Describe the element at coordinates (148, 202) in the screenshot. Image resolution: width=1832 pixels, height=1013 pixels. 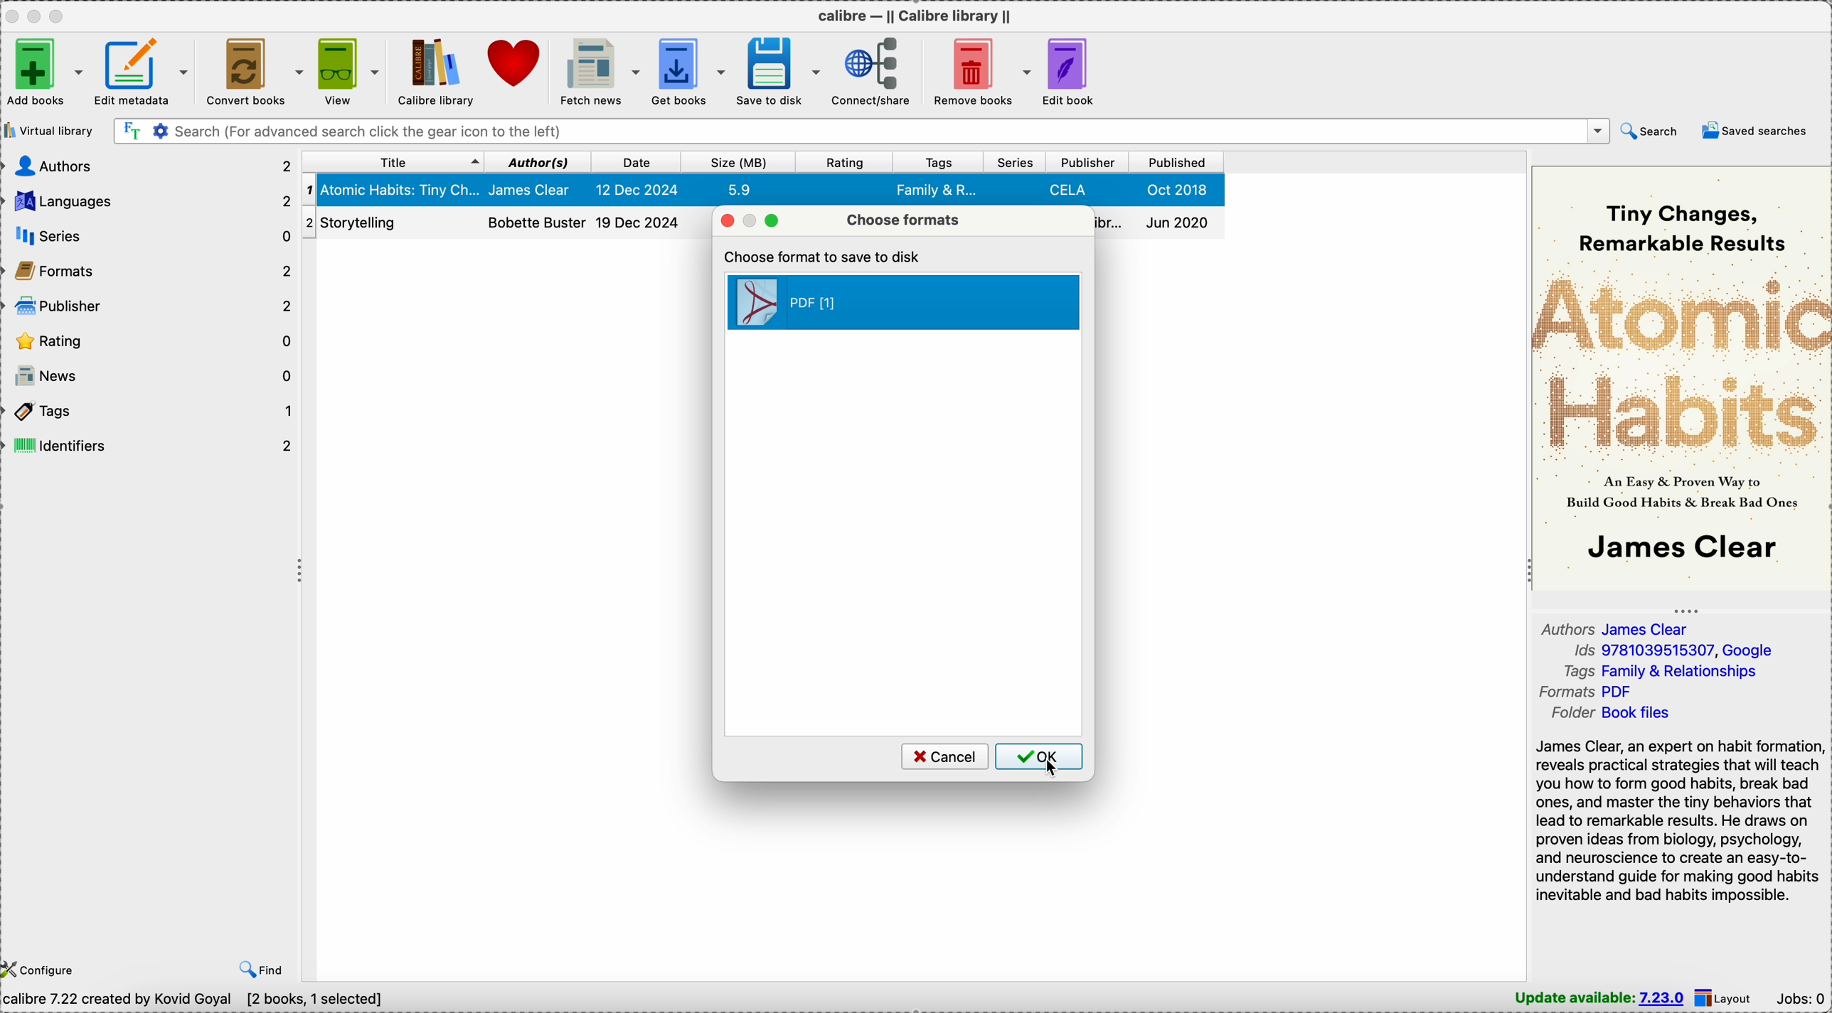
I see `languages` at that location.